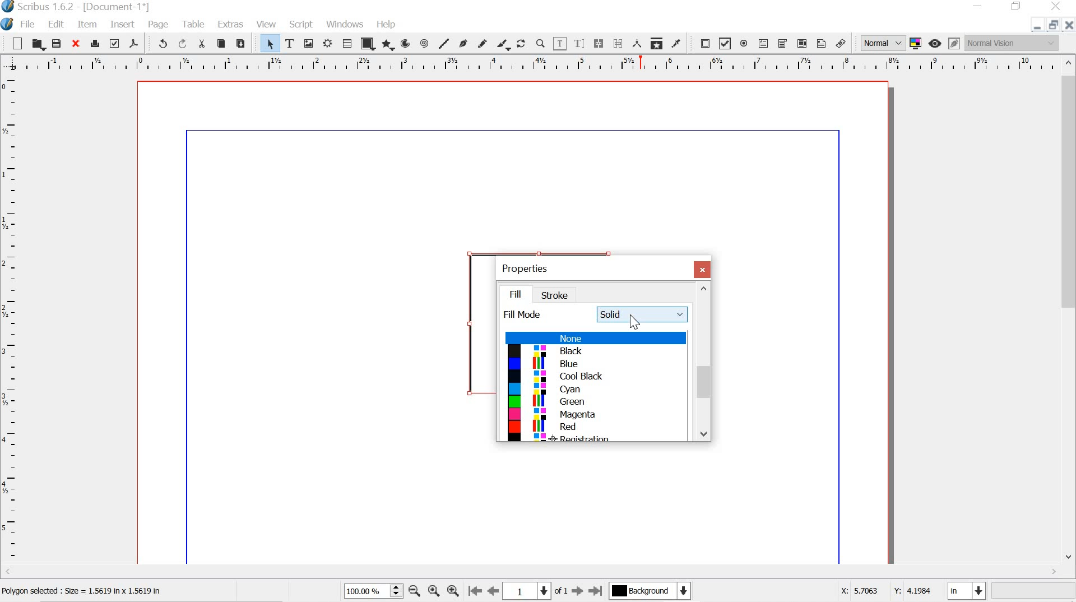 The width and height of the screenshot is (1076, 602). Describe the element at coordinates (882, 43) in the screenshot. I see `normal` at that location.